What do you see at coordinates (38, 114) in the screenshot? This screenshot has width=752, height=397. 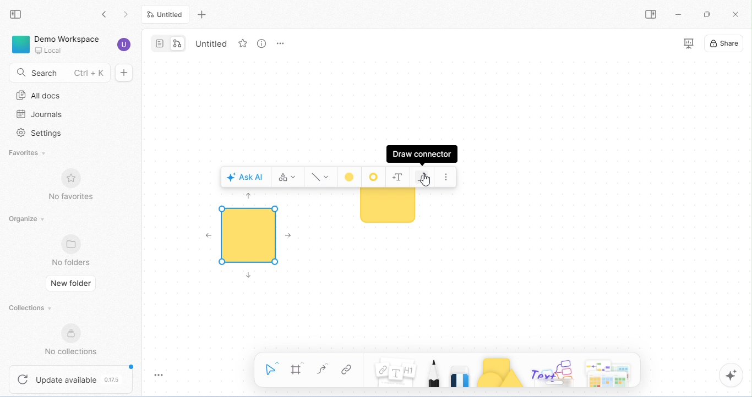 I see `journals` at bounding box center [38, 114].